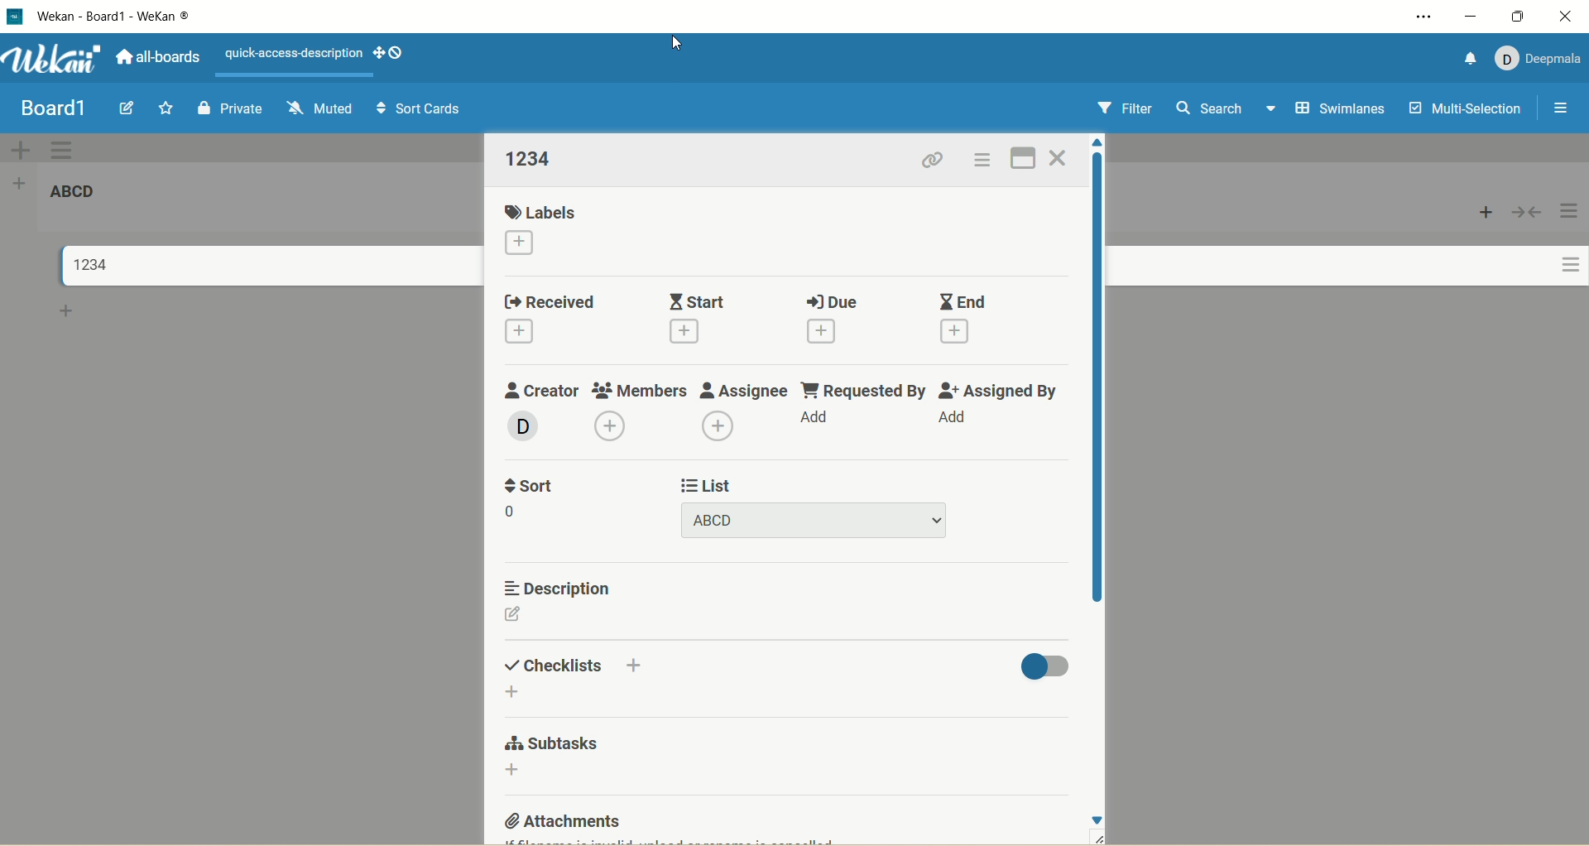 The image size is (1589, 846). I want to click on vertical scroll bar, so click(1097, 379).